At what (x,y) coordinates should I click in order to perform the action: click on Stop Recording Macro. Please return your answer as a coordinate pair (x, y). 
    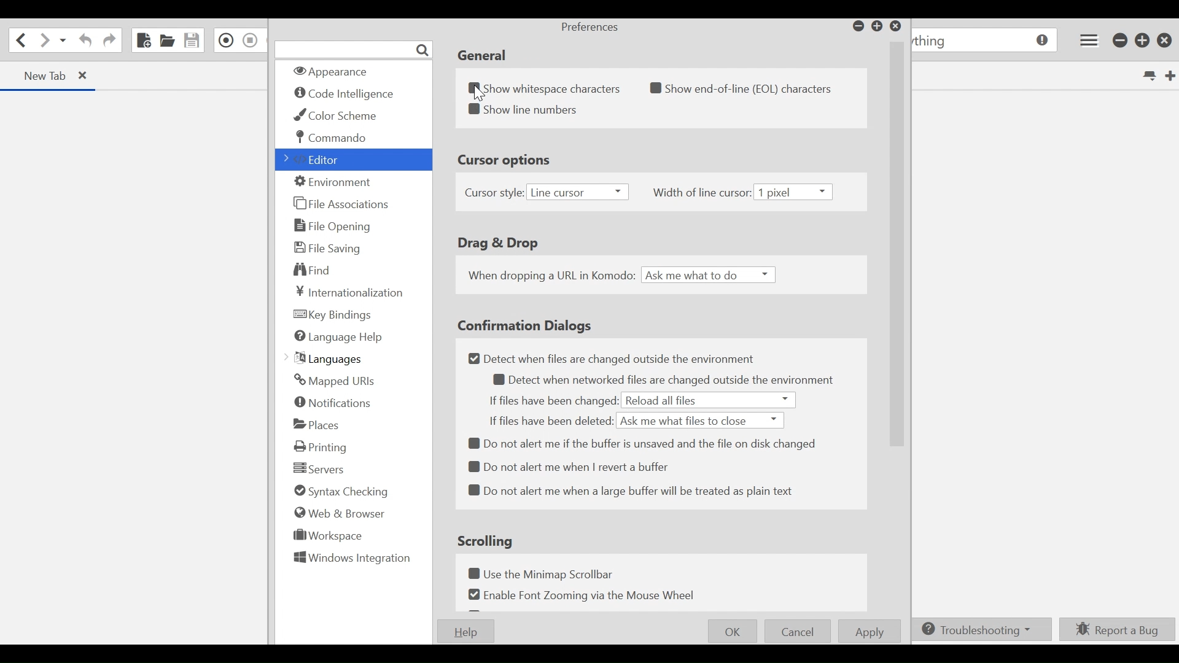
    Looking at the image, I should click on (250, 41).